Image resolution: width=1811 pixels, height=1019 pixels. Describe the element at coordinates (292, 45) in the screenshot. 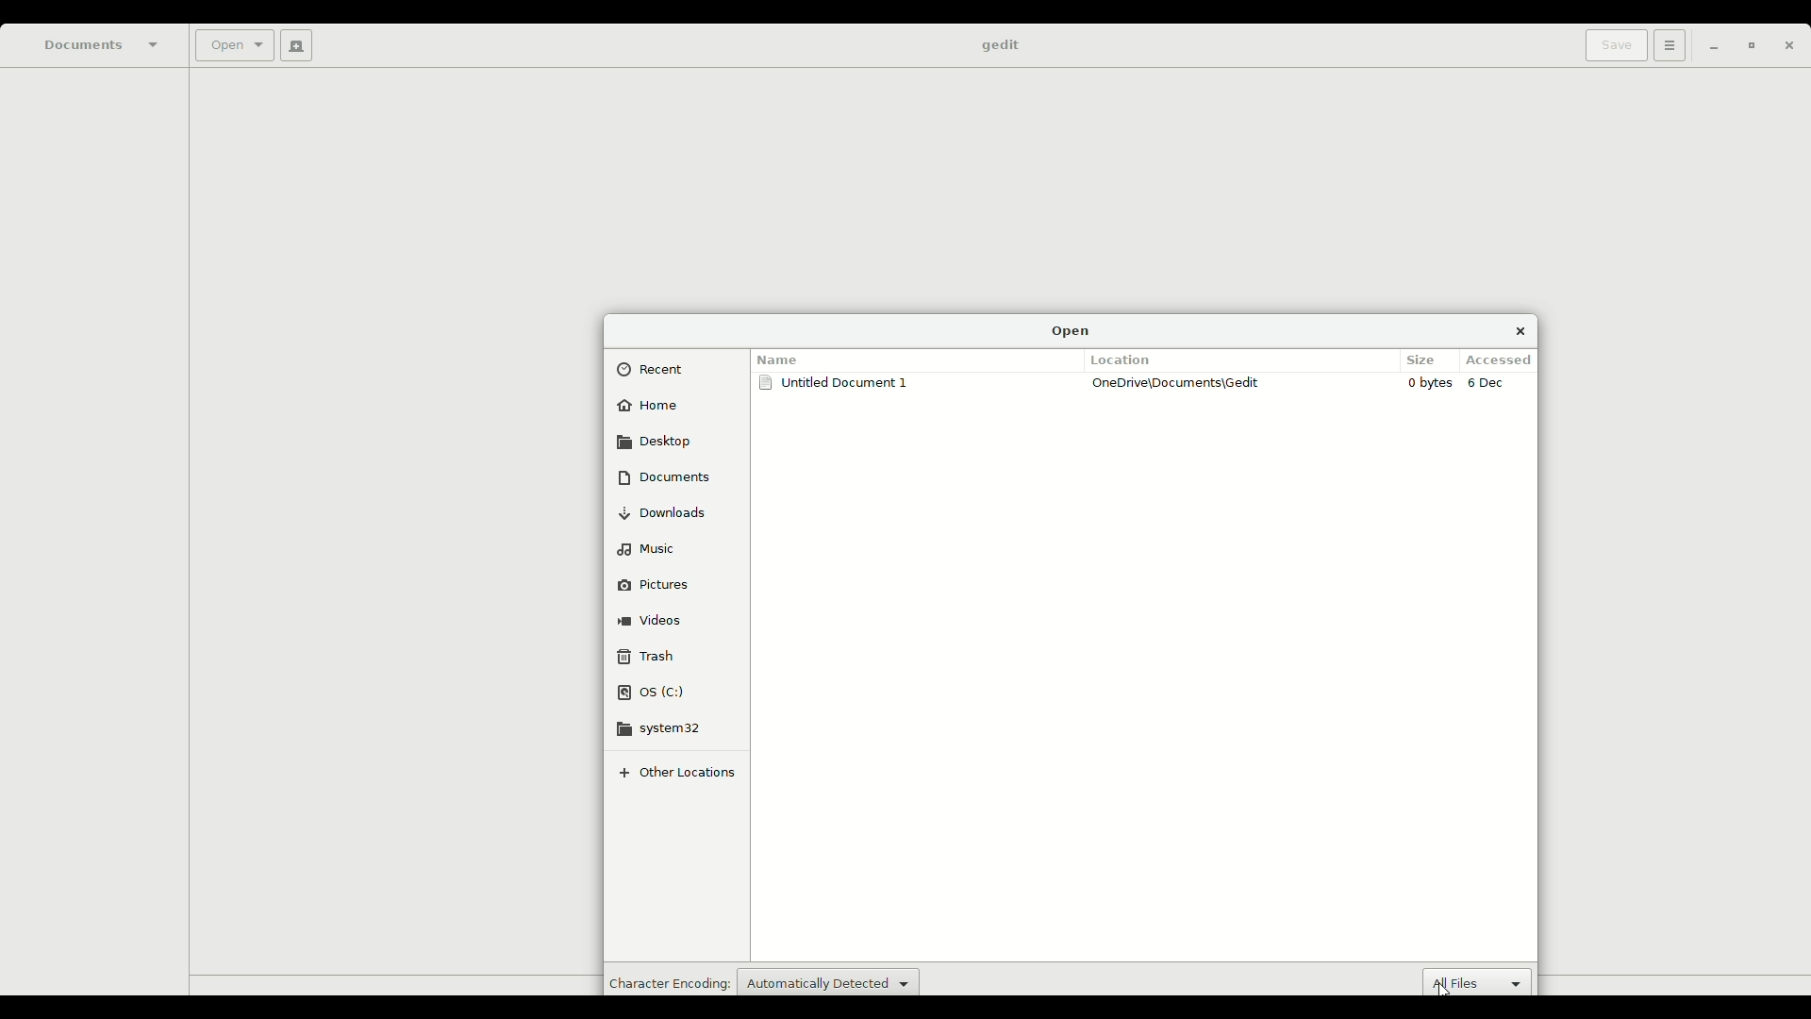

I see `New` at that location.